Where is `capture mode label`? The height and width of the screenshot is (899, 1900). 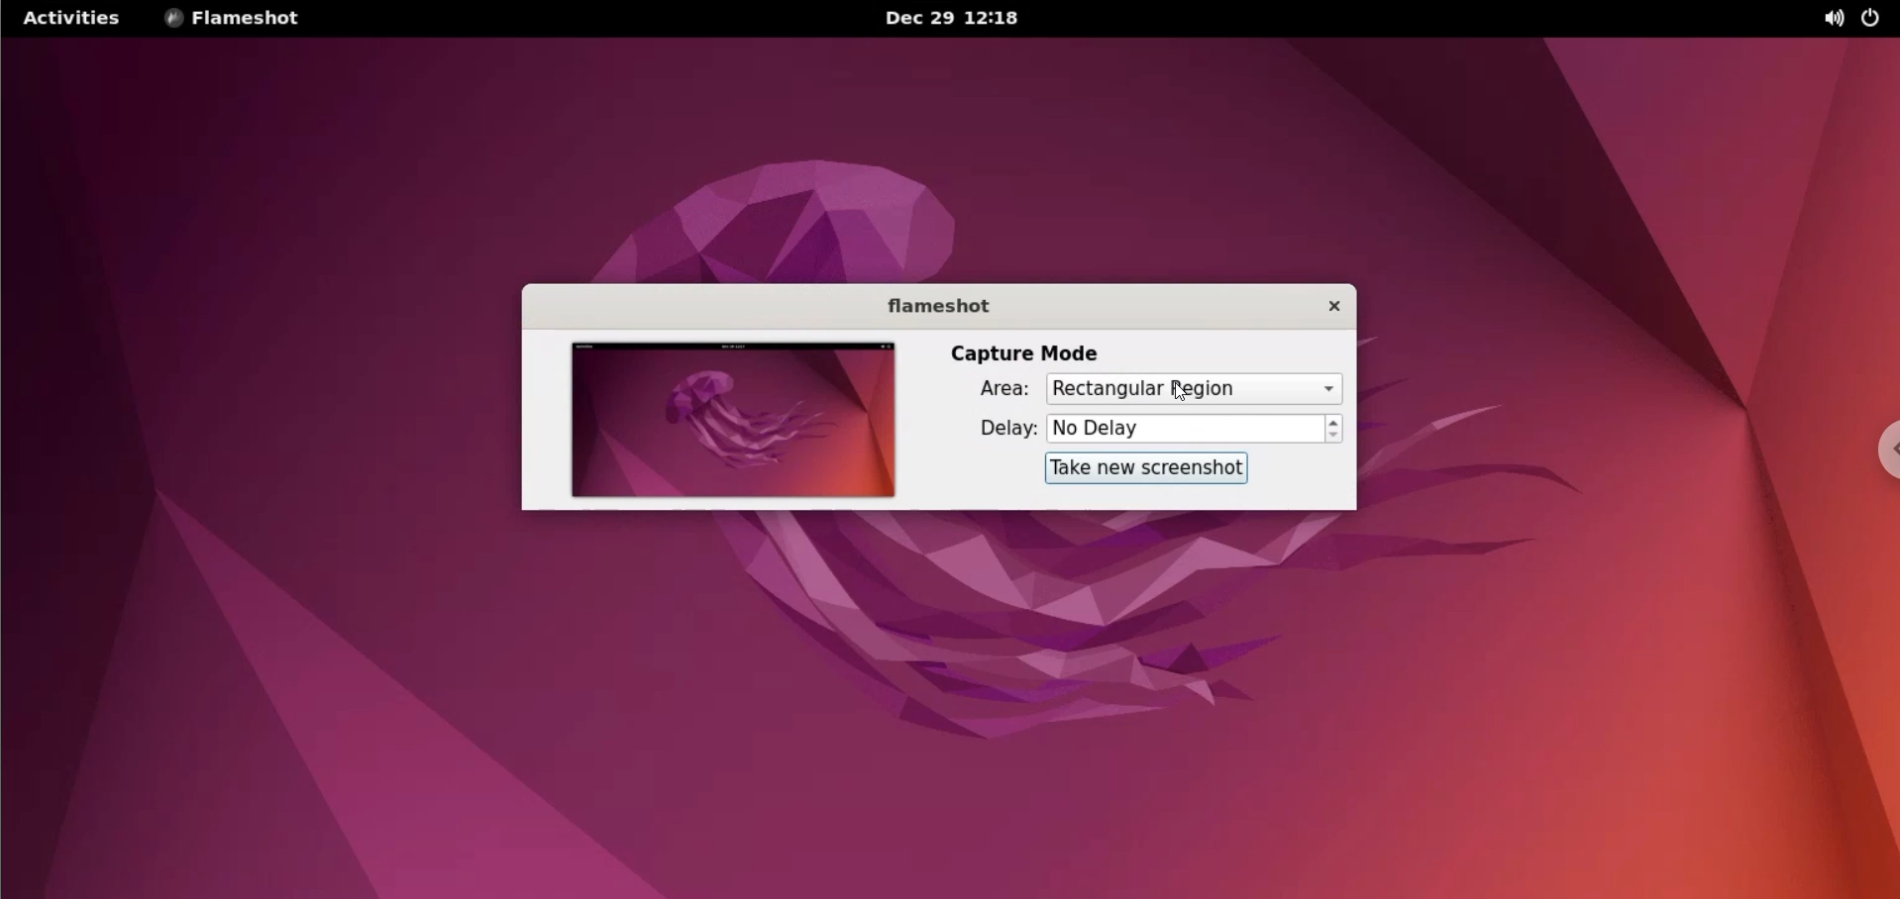 capture mode label is located at coordinates (1026, 354).